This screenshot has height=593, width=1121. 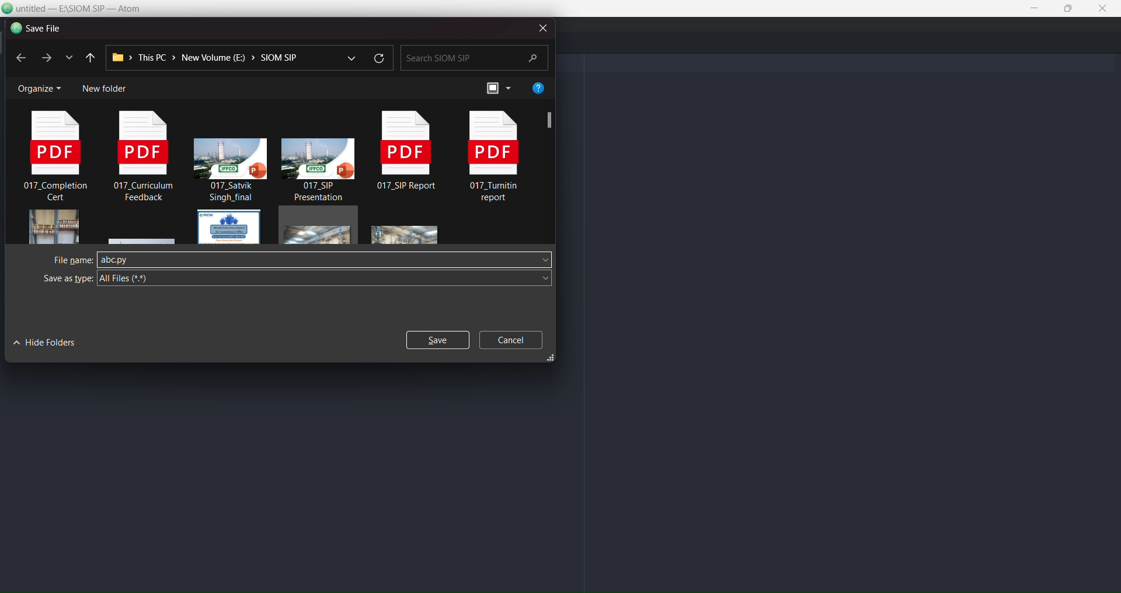 What do you see at coordinates (213, 57) in the screenshot?
I see `path` at bounding box center [213, 57].